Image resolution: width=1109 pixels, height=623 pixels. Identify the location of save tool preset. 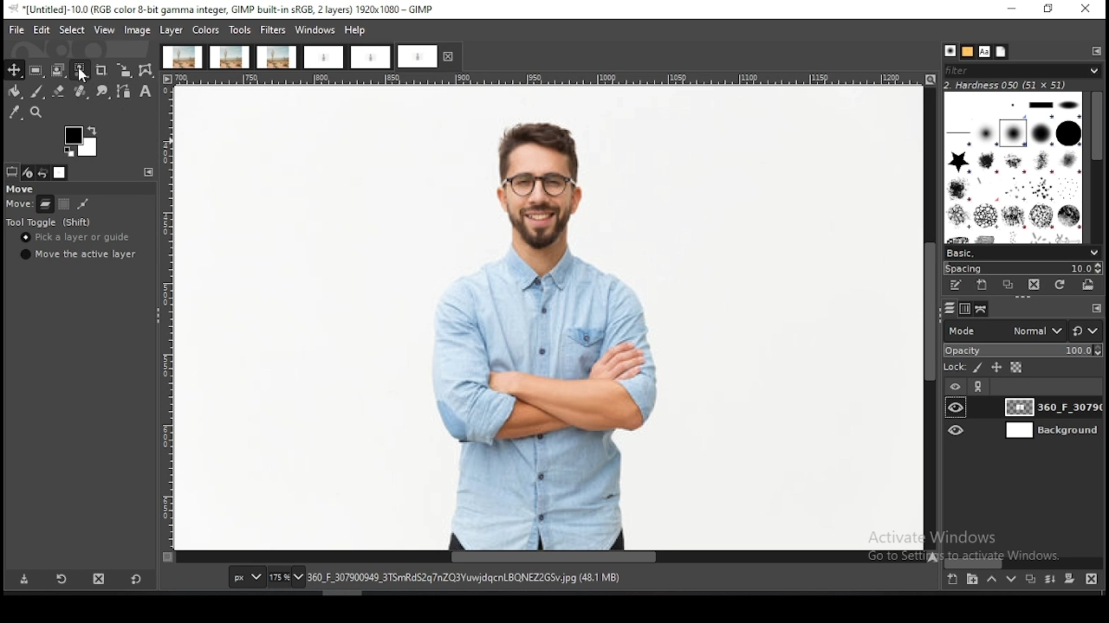
(23, 579).